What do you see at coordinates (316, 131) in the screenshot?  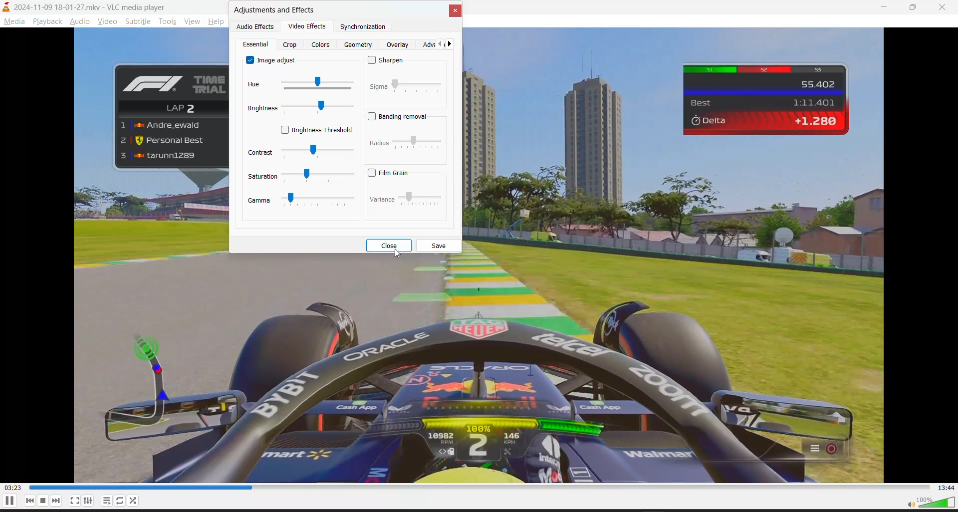 I see `brightness threshold` at bounding box center [316, 131].